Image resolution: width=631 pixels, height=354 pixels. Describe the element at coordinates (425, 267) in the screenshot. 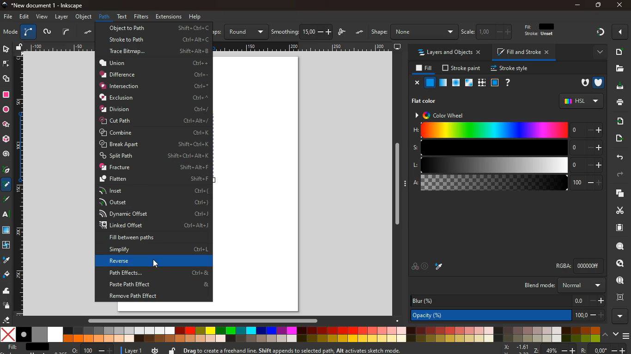

I see `aim` at that location.